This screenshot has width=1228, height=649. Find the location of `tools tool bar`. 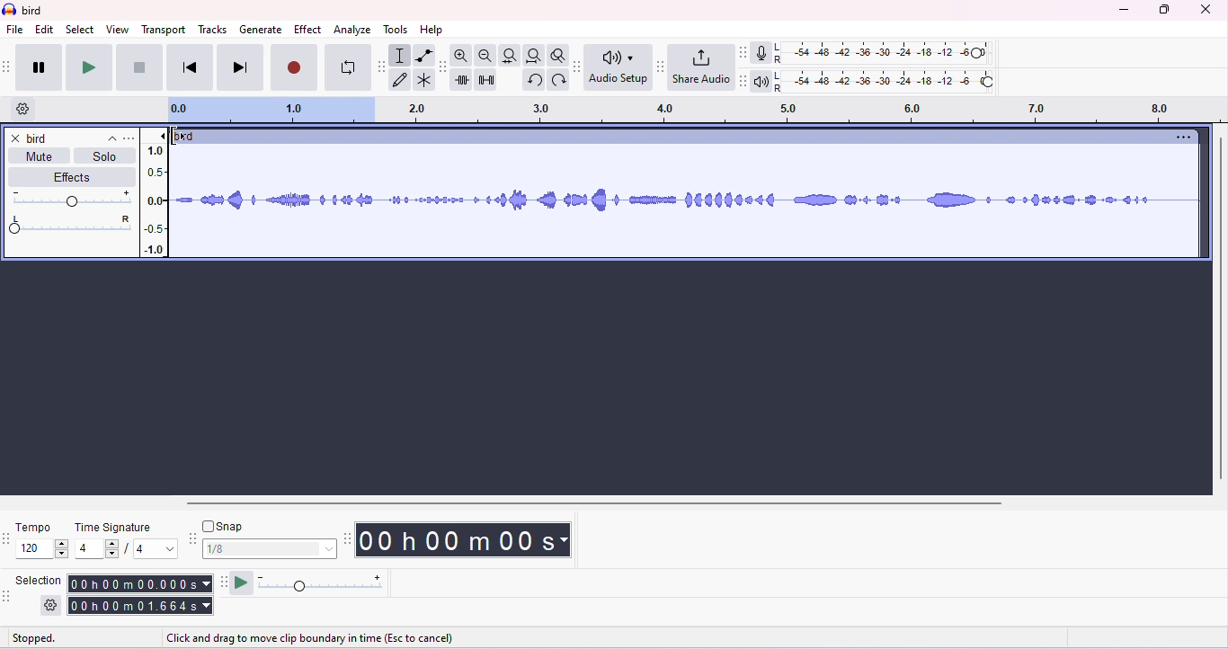

tools tool bar is located at coordinates (379, 66).